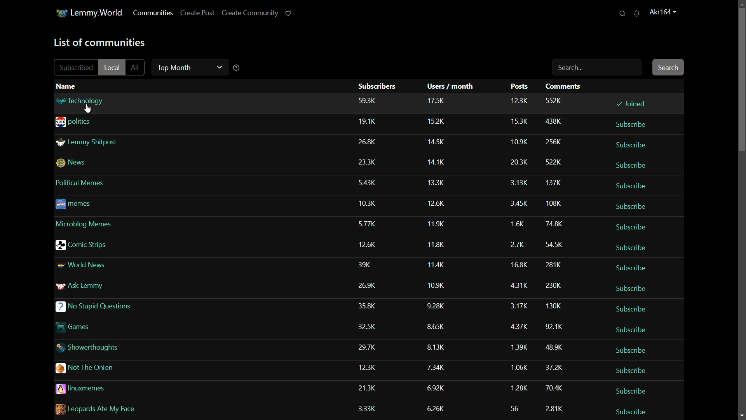 This screenshot has height=420, width=746. I want to click on top month, so click(188, 68).